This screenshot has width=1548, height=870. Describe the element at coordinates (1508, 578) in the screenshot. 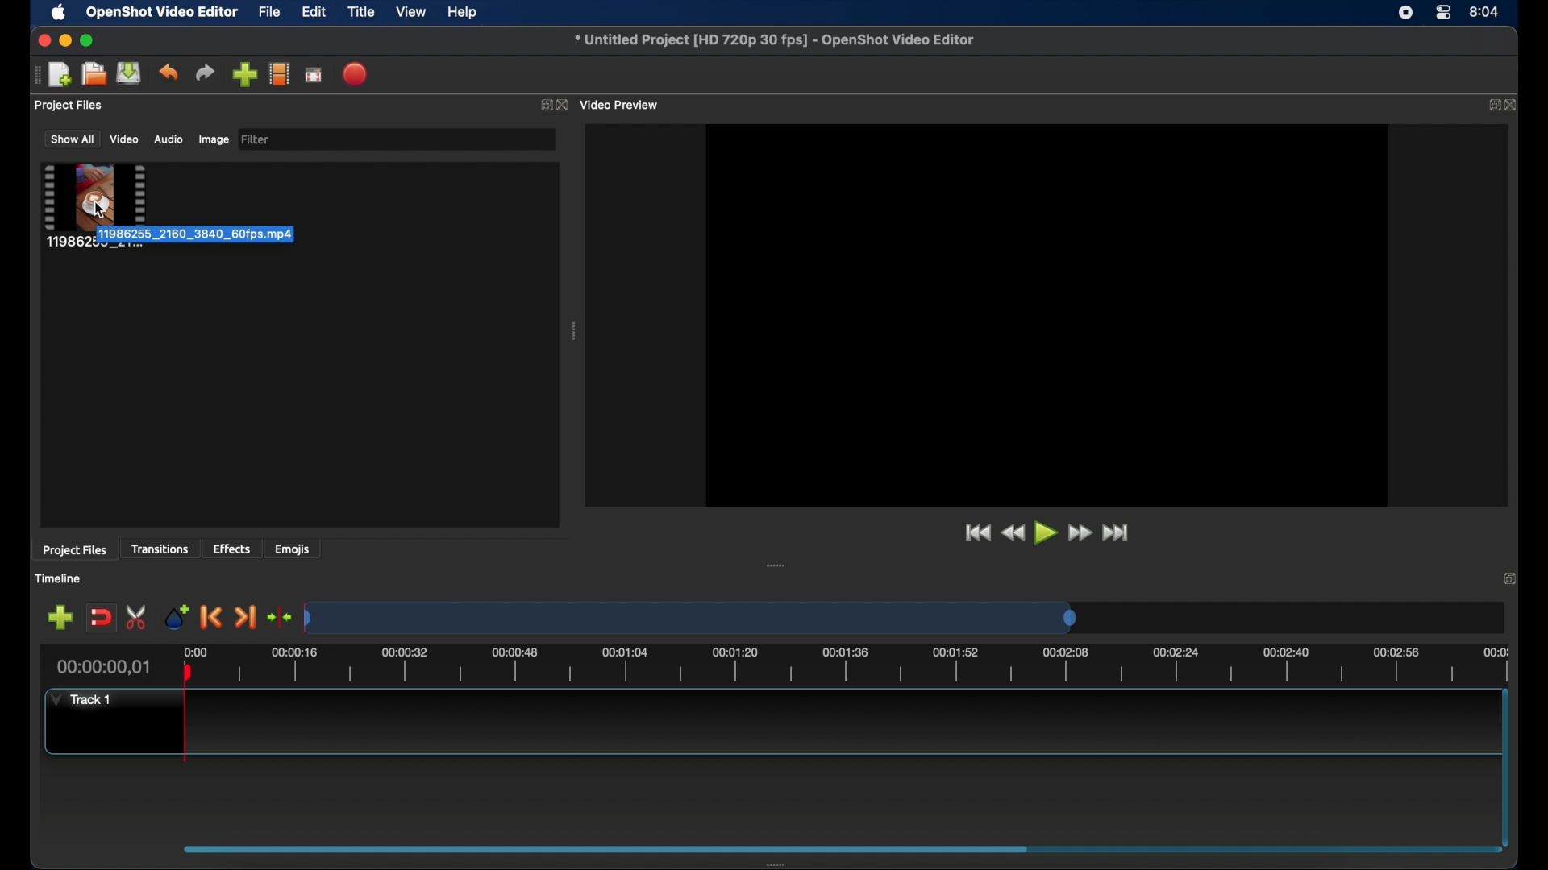

I see `close` at that location.